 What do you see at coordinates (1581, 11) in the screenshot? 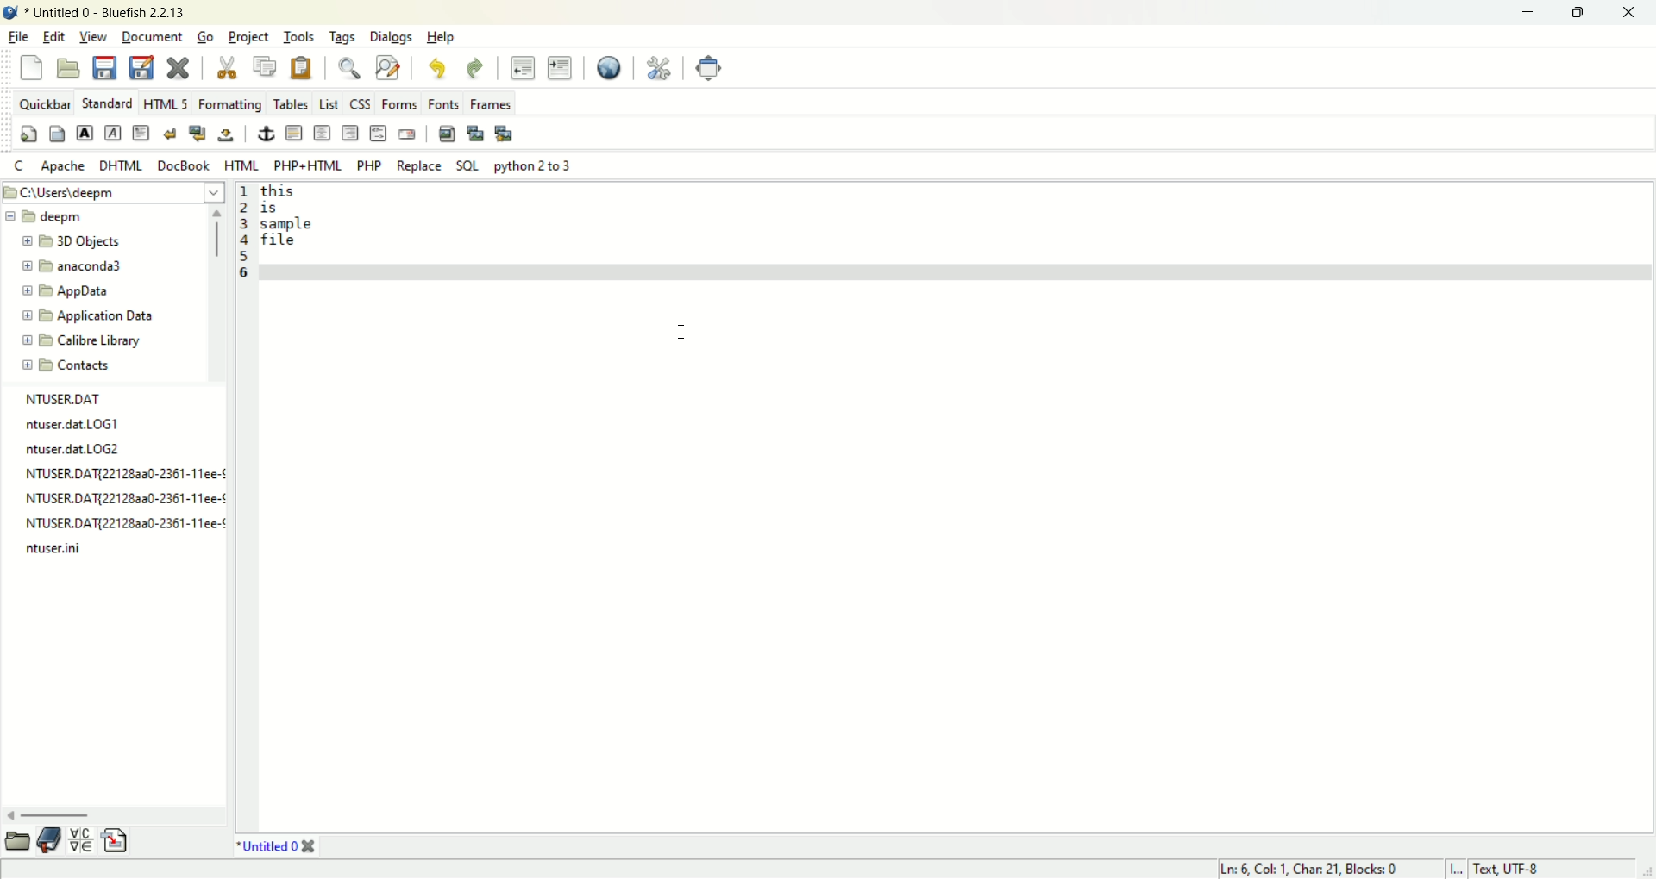
I see `maximize` at bounding box center [1581, 11].